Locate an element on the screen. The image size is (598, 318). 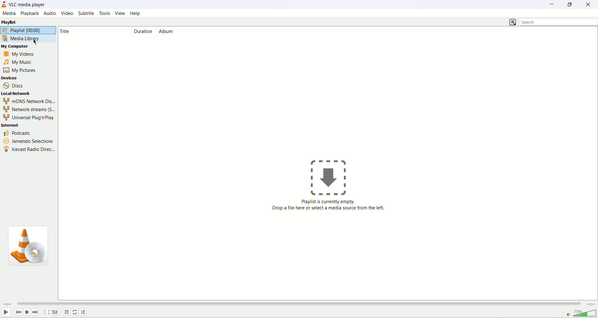
playlist is located at coordinates (66, 312).